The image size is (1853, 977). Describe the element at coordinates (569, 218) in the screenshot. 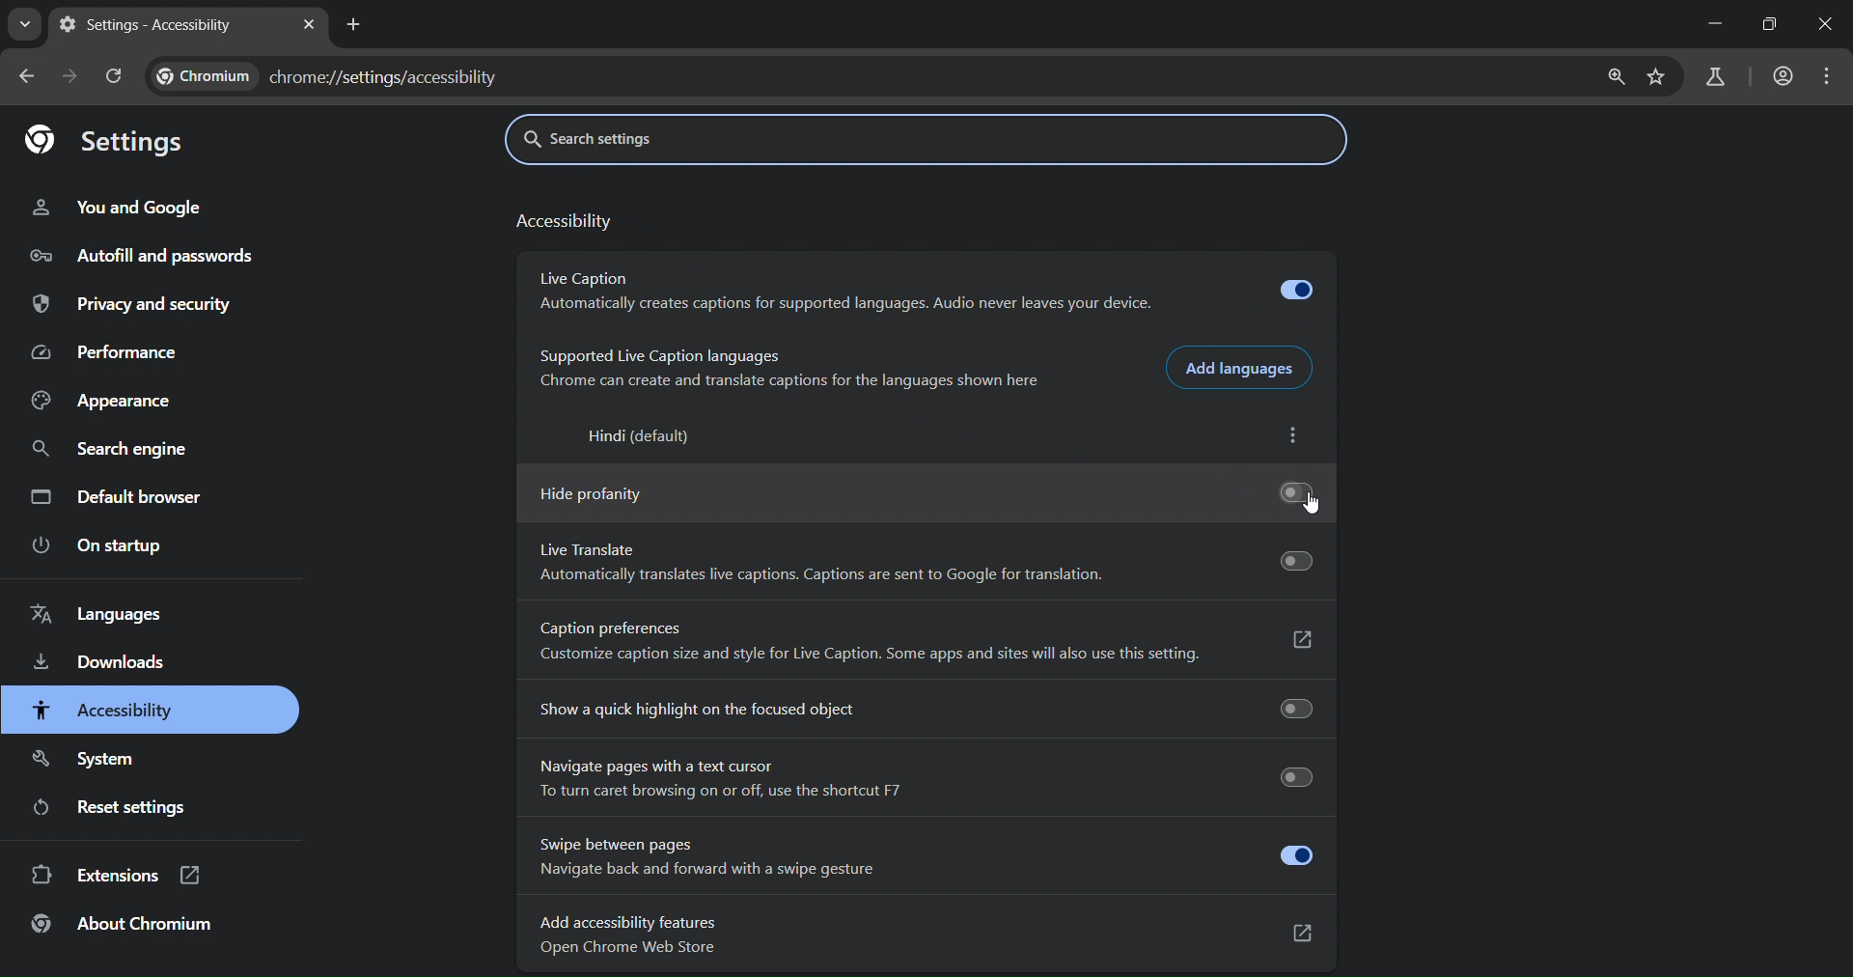

I see `accessibility` at that location.